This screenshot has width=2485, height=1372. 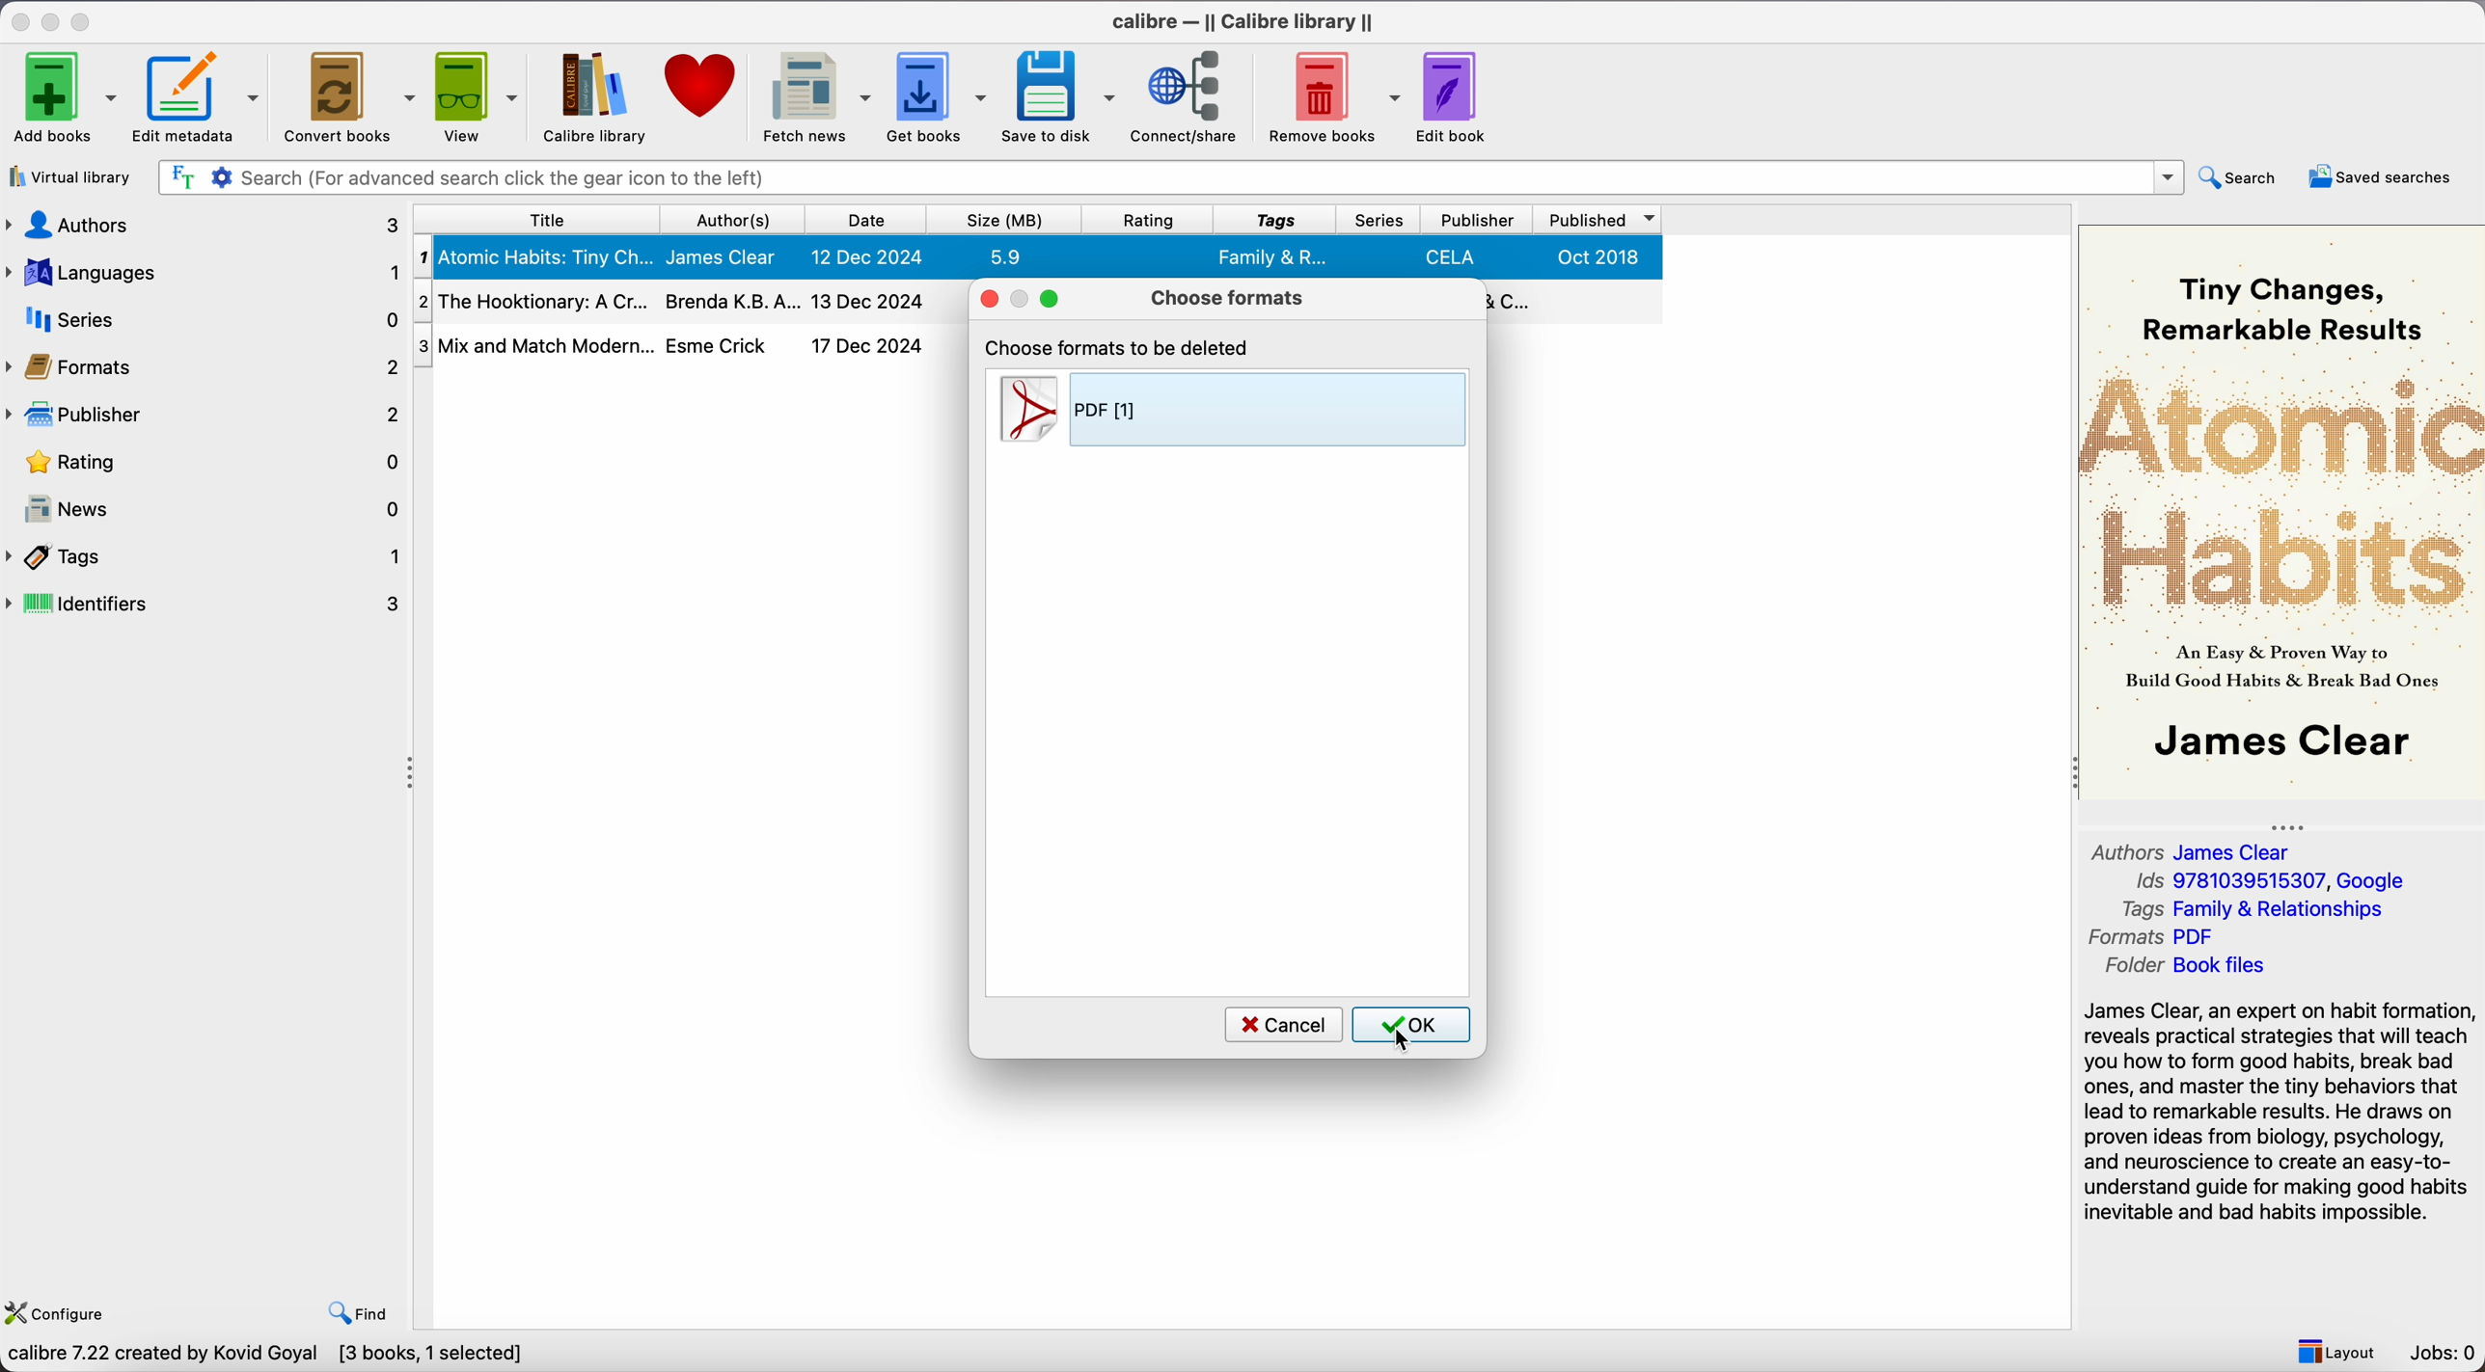 What do you see at coordinates (736, 218) in the screenshot?
I see `author(s)` at bounding box center [736, 218].